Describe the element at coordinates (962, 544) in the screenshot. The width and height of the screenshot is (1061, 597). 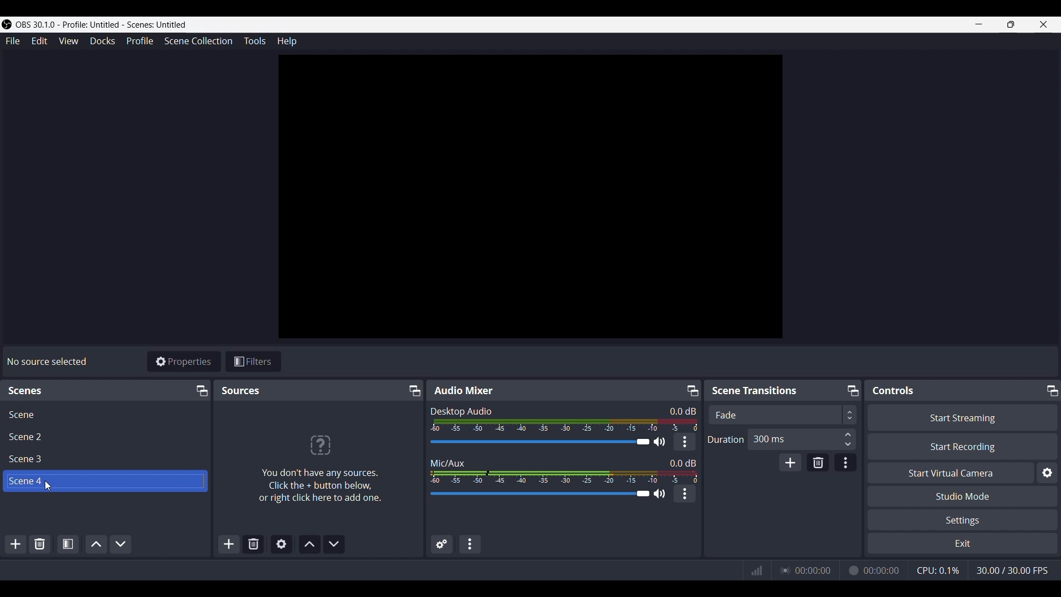
I see `Exit` at that location.